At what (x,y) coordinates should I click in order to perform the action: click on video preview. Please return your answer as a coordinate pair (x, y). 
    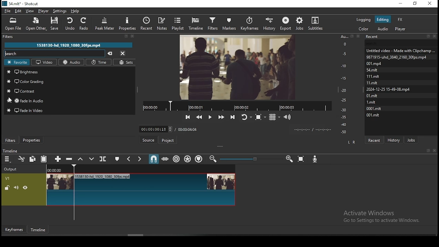
    Looking at the image, I should click on (235, 68).